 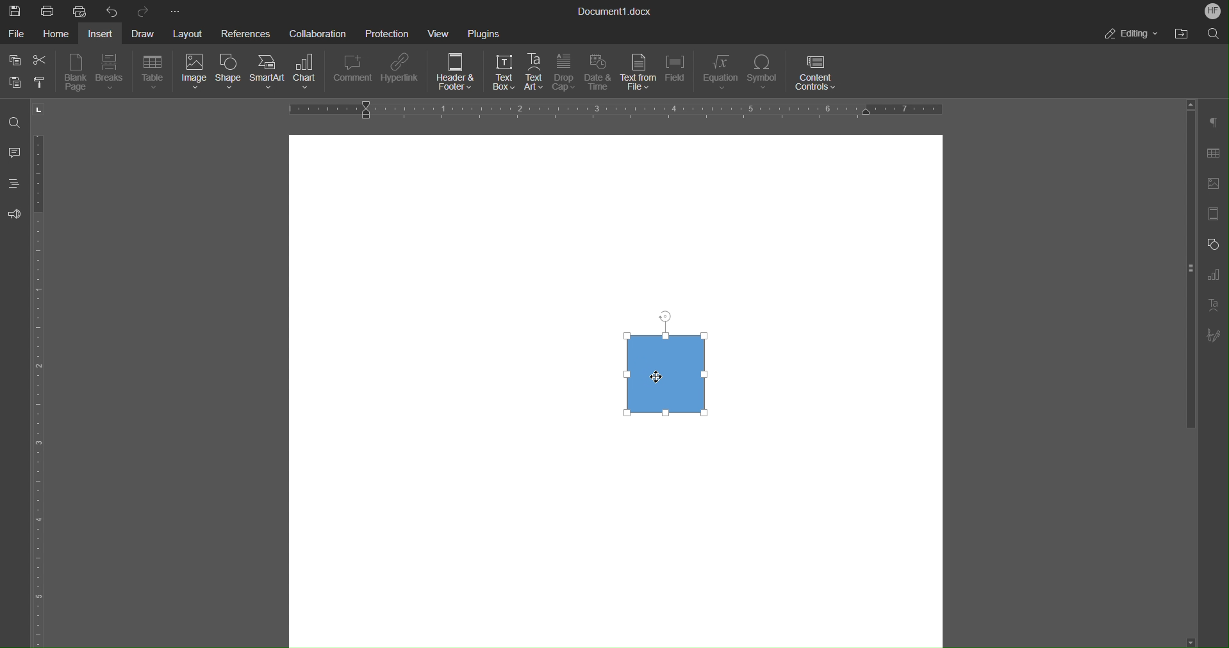 I want to click on Collaboration, so click(x=317, y=33).